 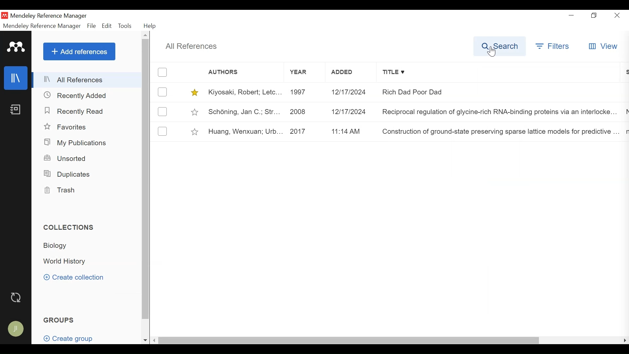 I want to click on Avatar, so click(x=17, y=329).